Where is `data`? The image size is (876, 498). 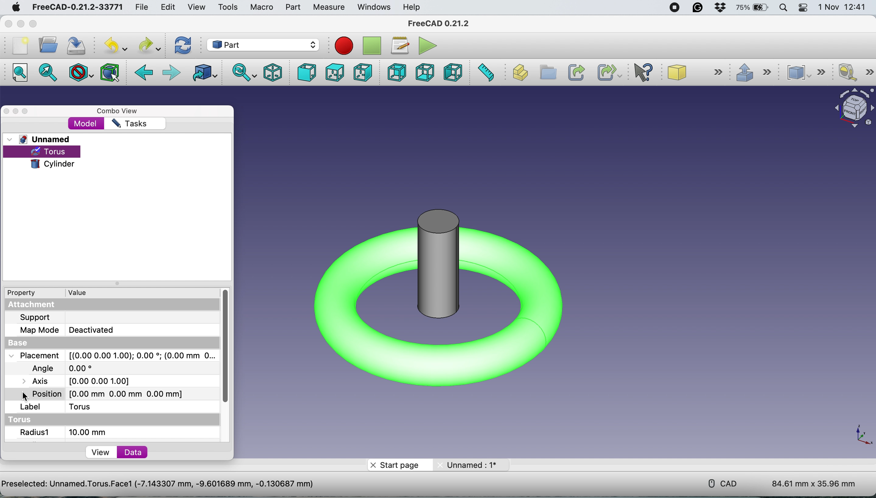
data is located at coordinates (135, 453).